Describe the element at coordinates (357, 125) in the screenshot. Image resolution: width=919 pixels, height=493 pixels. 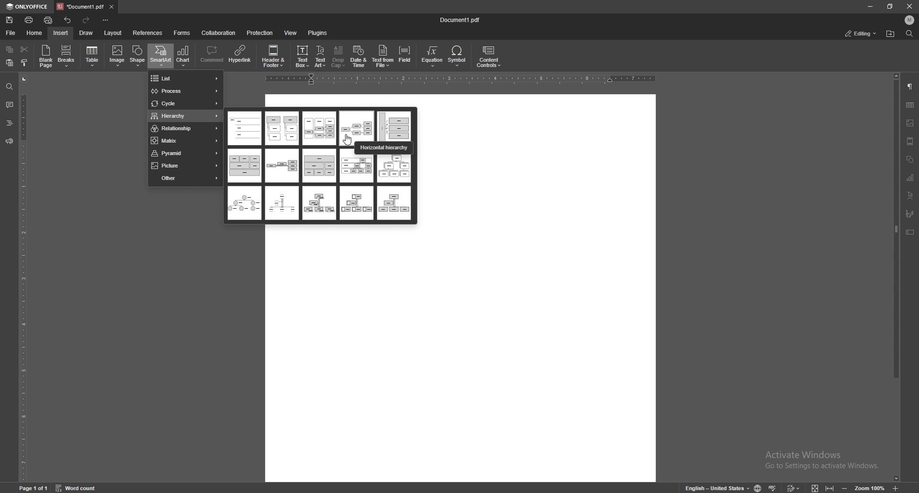
I see `hierarchy smart art` at that location.